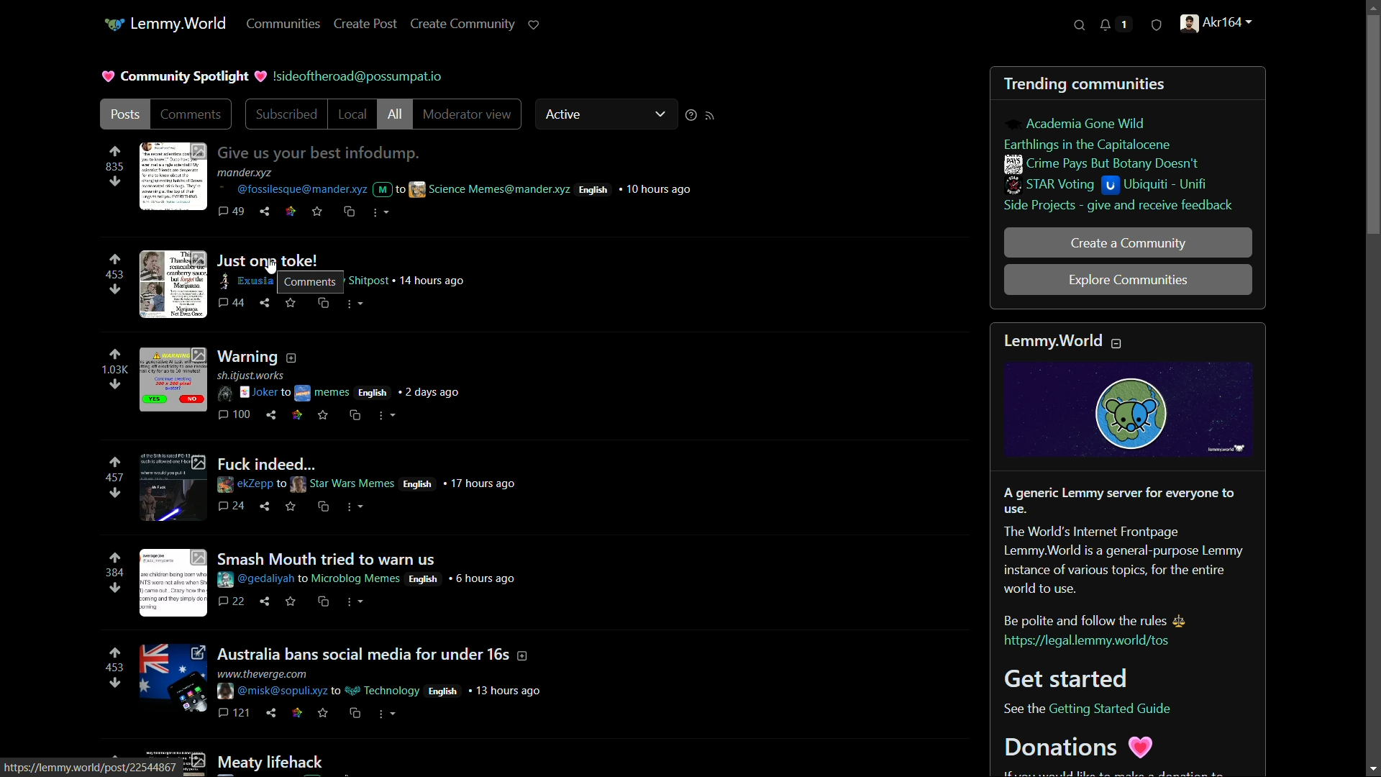 Image resolution: width=1381 pixels, height=777 pixels. Describe the element at coordinates (265, 303) in the screenshot. I see `share` at that location.